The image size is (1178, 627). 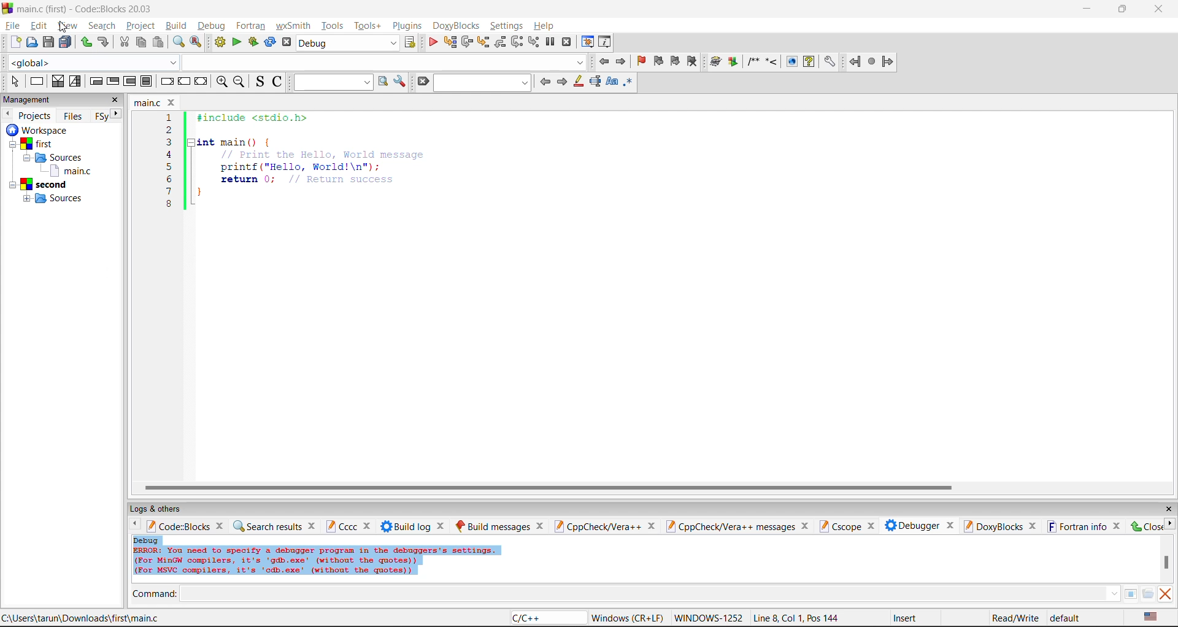 I want to click on select, so click(x=14, y=82).